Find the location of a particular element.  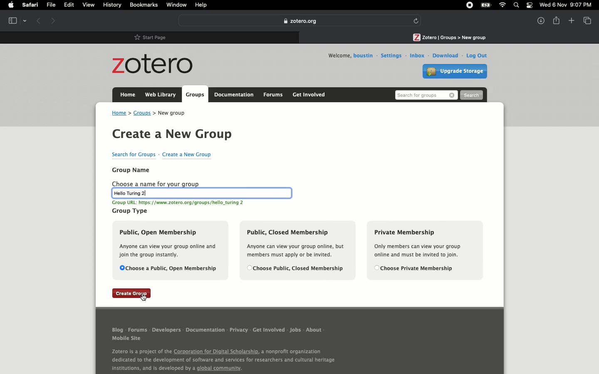

Username is located at coordinates (364, 56).